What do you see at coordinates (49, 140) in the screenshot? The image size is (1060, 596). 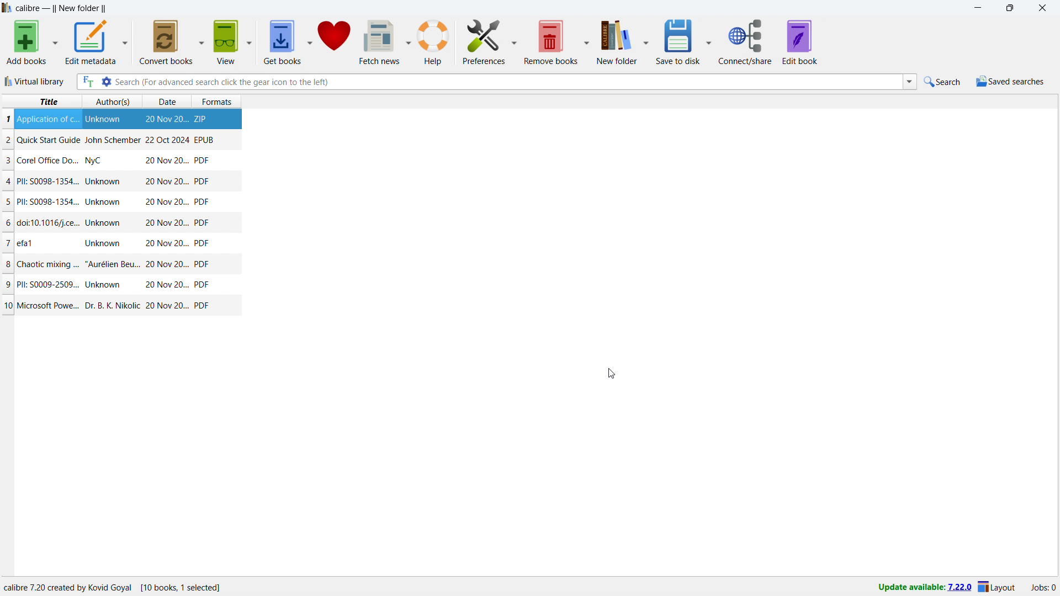 I see `Title` at bounding box center [49, 140].